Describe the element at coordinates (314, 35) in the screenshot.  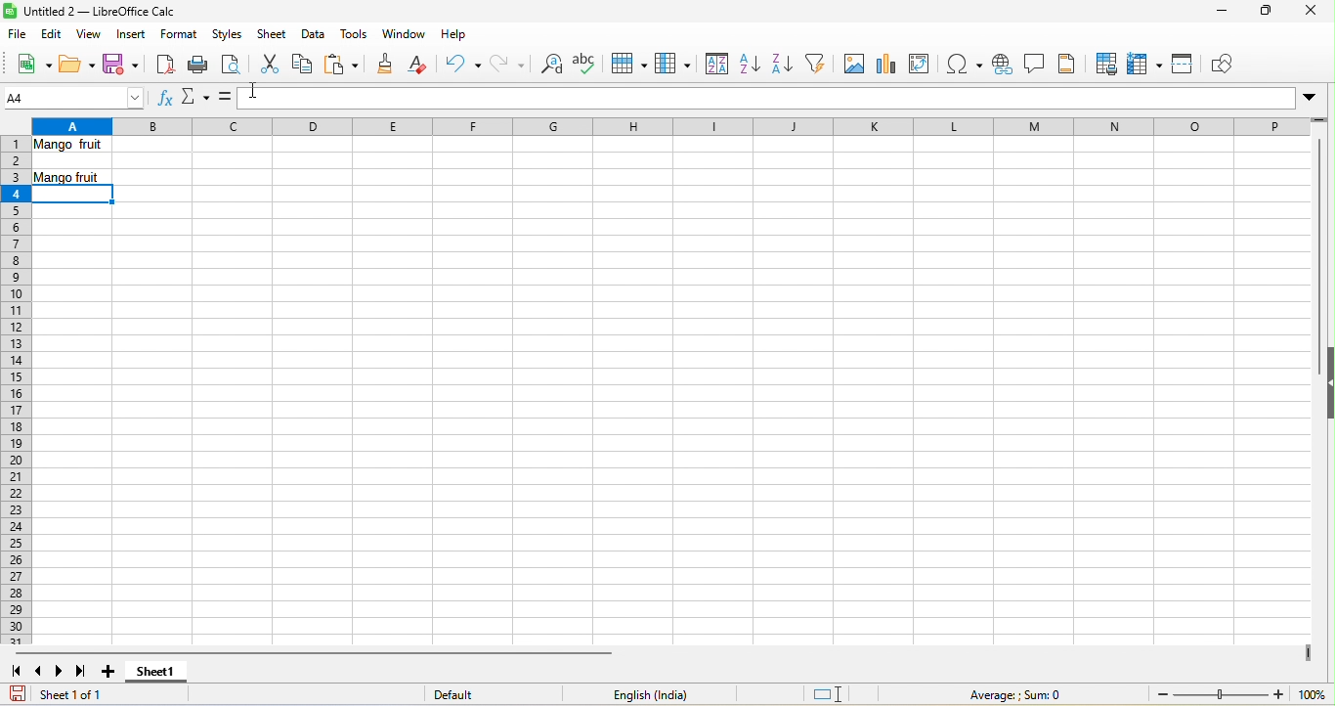
I see `data` at that location.